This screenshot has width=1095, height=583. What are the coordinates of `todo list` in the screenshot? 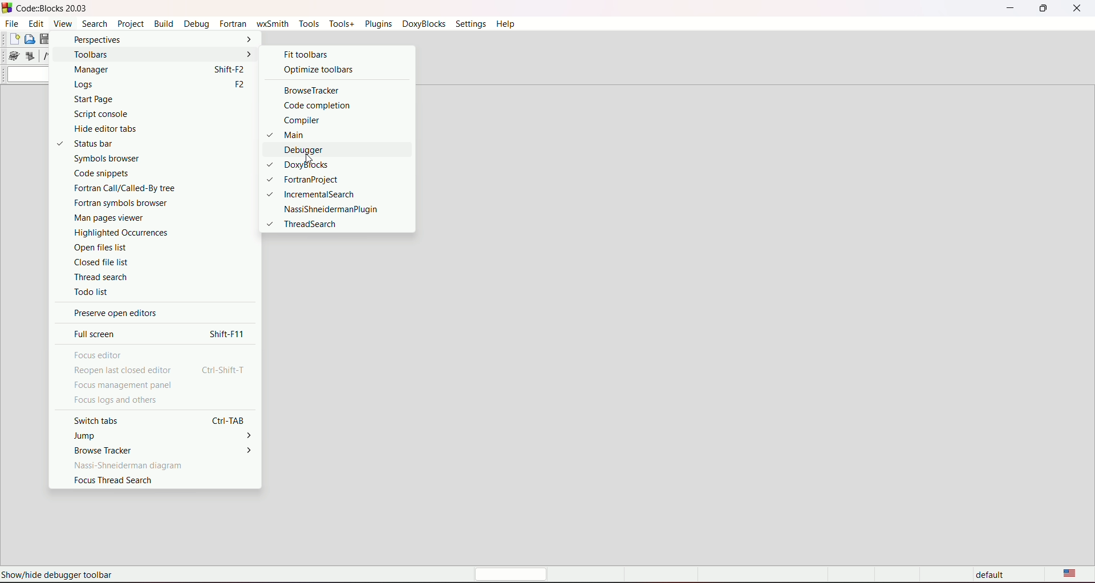 It's located at (152, 291).